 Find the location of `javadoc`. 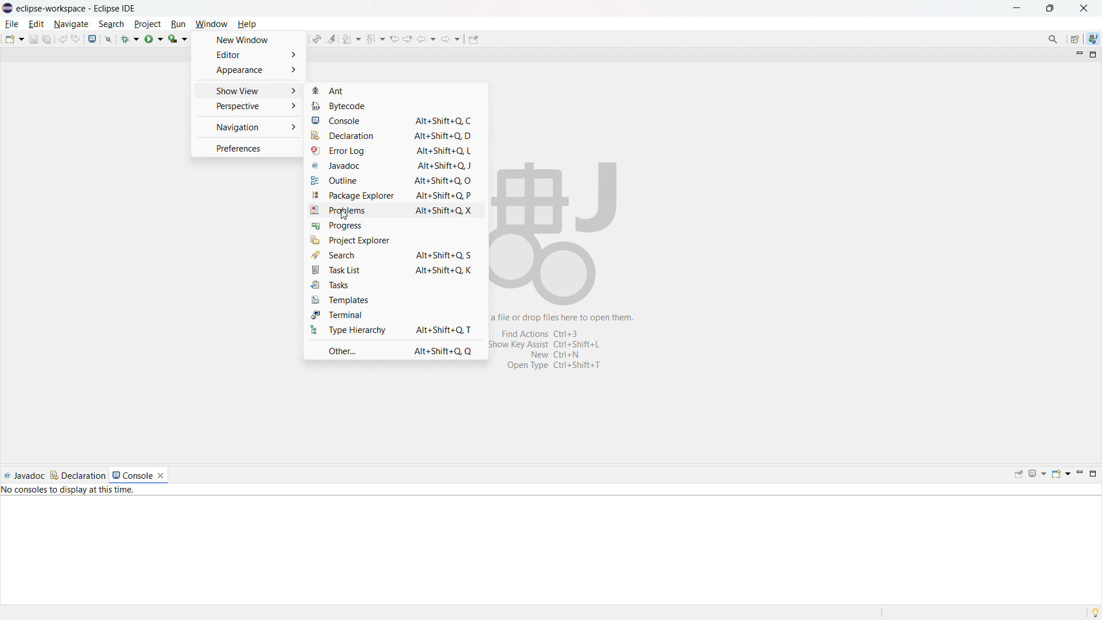

javadoc is located at coordinates (24, 476).